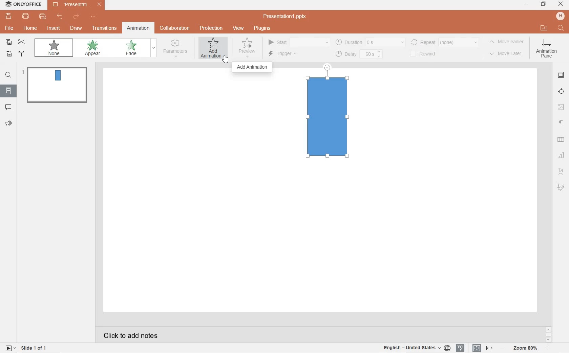 Image resolution: width=569 pixels, height=353 pixels. What do you see at coordinates (79, 5) in the screenshot?
I see `*Presentation1.pptx` at bounding box center [79, 5].